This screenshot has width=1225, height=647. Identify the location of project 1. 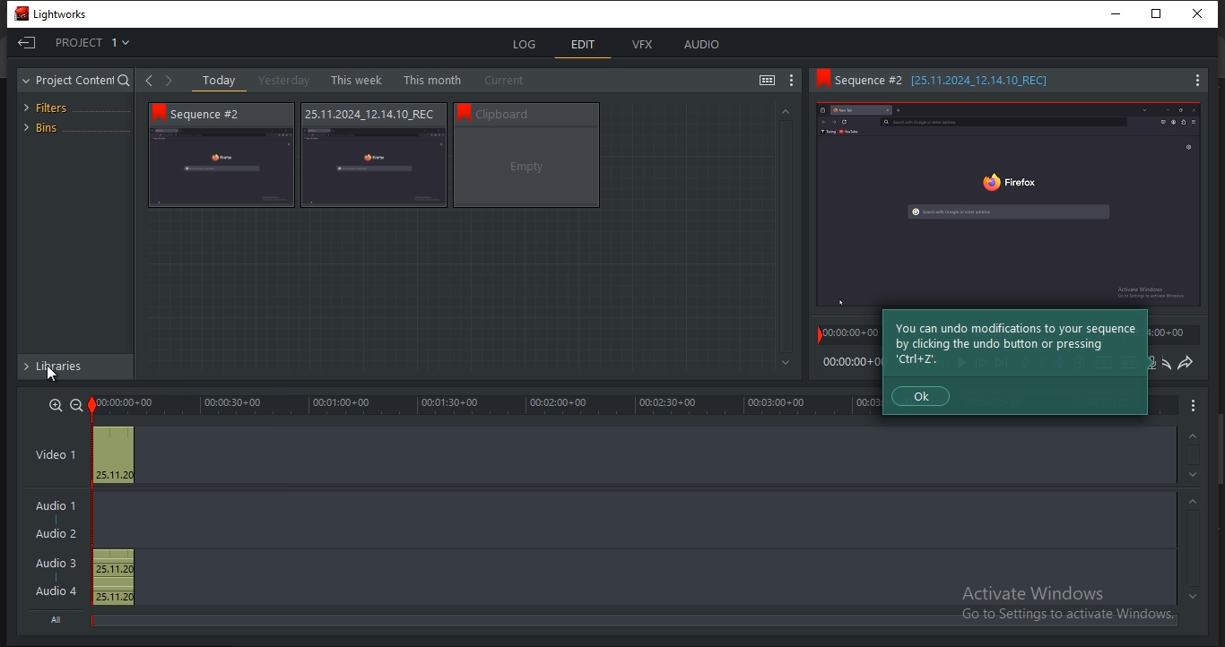
(81, 44).